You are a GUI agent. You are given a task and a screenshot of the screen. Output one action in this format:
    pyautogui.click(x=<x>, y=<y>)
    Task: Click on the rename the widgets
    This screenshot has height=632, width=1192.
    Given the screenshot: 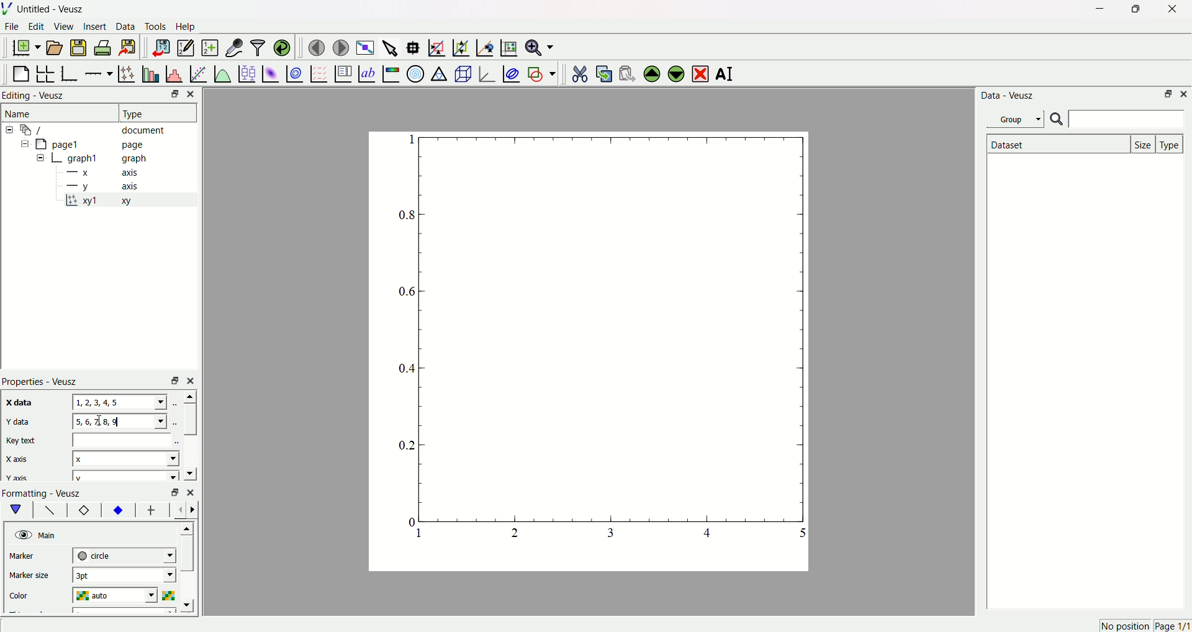 What is the action you would take?
    pyautogui.click(x=726, y=74)
    